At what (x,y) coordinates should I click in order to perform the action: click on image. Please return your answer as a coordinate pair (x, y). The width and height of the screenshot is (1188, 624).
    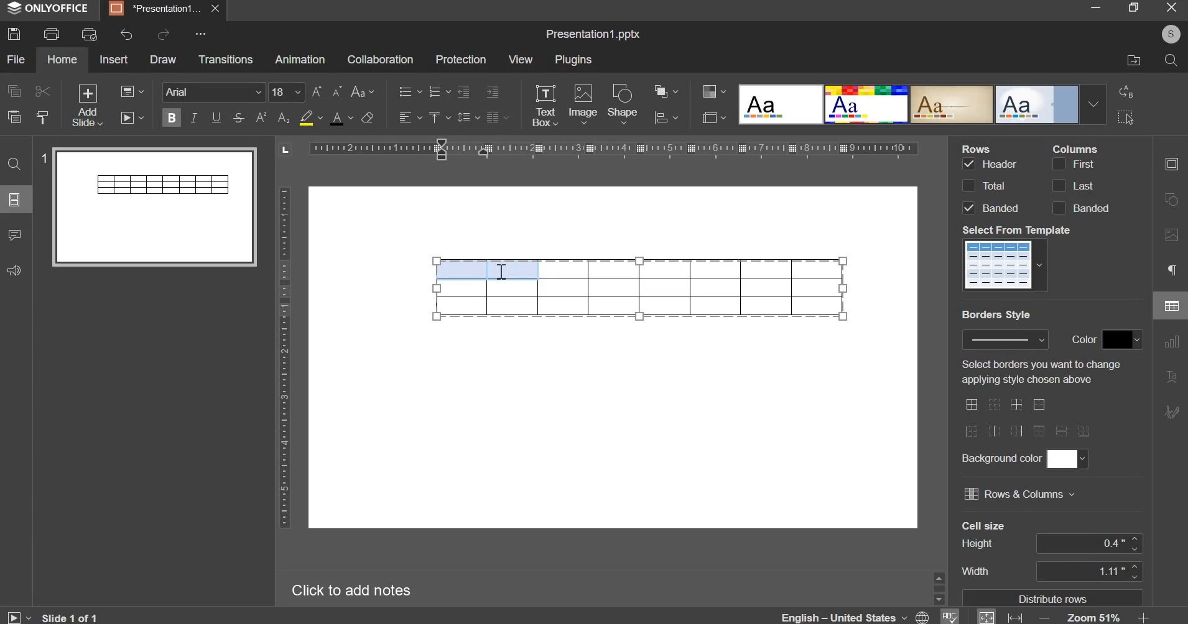
    Looking at the image, I should click on (583, 103).